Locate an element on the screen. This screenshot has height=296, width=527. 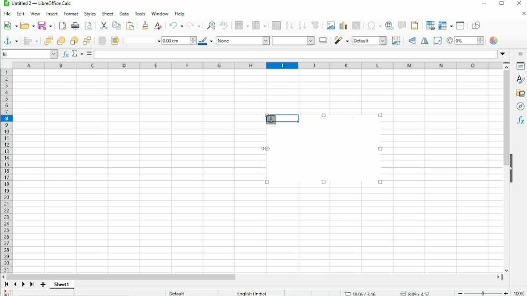
Select function is located at coordinates (77, 54).